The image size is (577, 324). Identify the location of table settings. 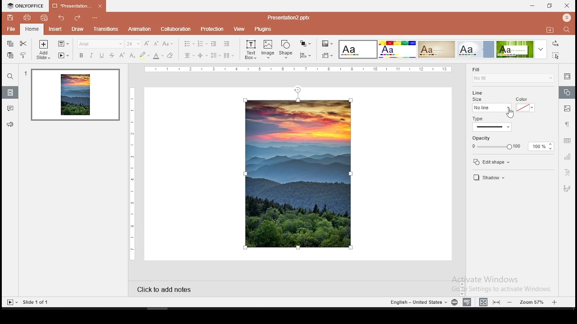
(568, 141).